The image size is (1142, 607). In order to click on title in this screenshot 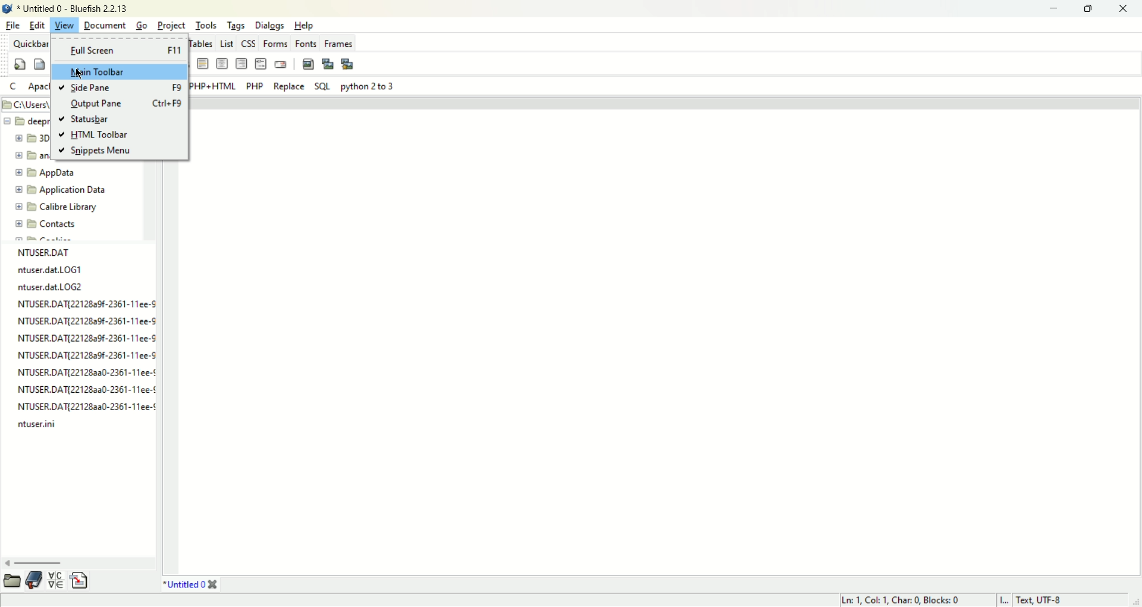, I will do `click(190, 585)`.